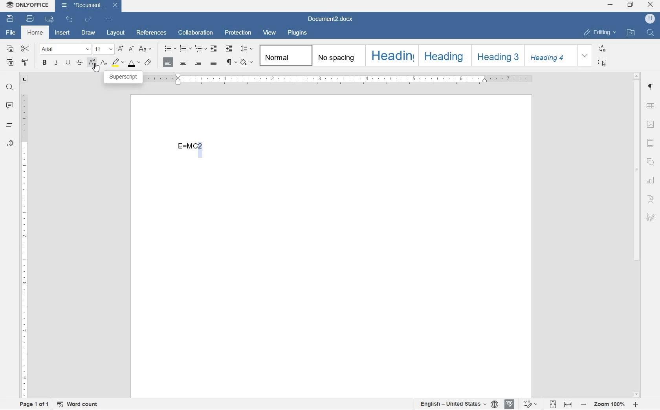 This screenshot has width=660, height=410. I want to click on ruler, so click(339, 79).